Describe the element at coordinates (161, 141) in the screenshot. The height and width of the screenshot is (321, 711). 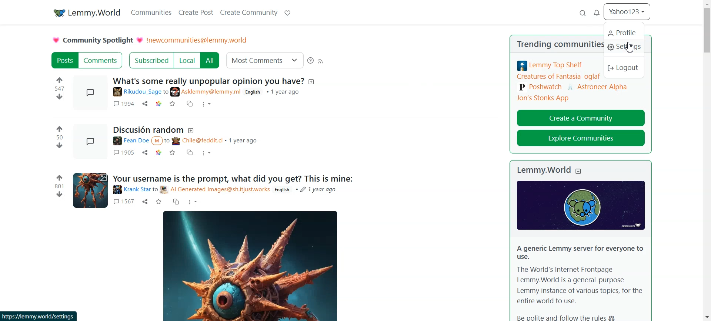
I see `M to` at that location.